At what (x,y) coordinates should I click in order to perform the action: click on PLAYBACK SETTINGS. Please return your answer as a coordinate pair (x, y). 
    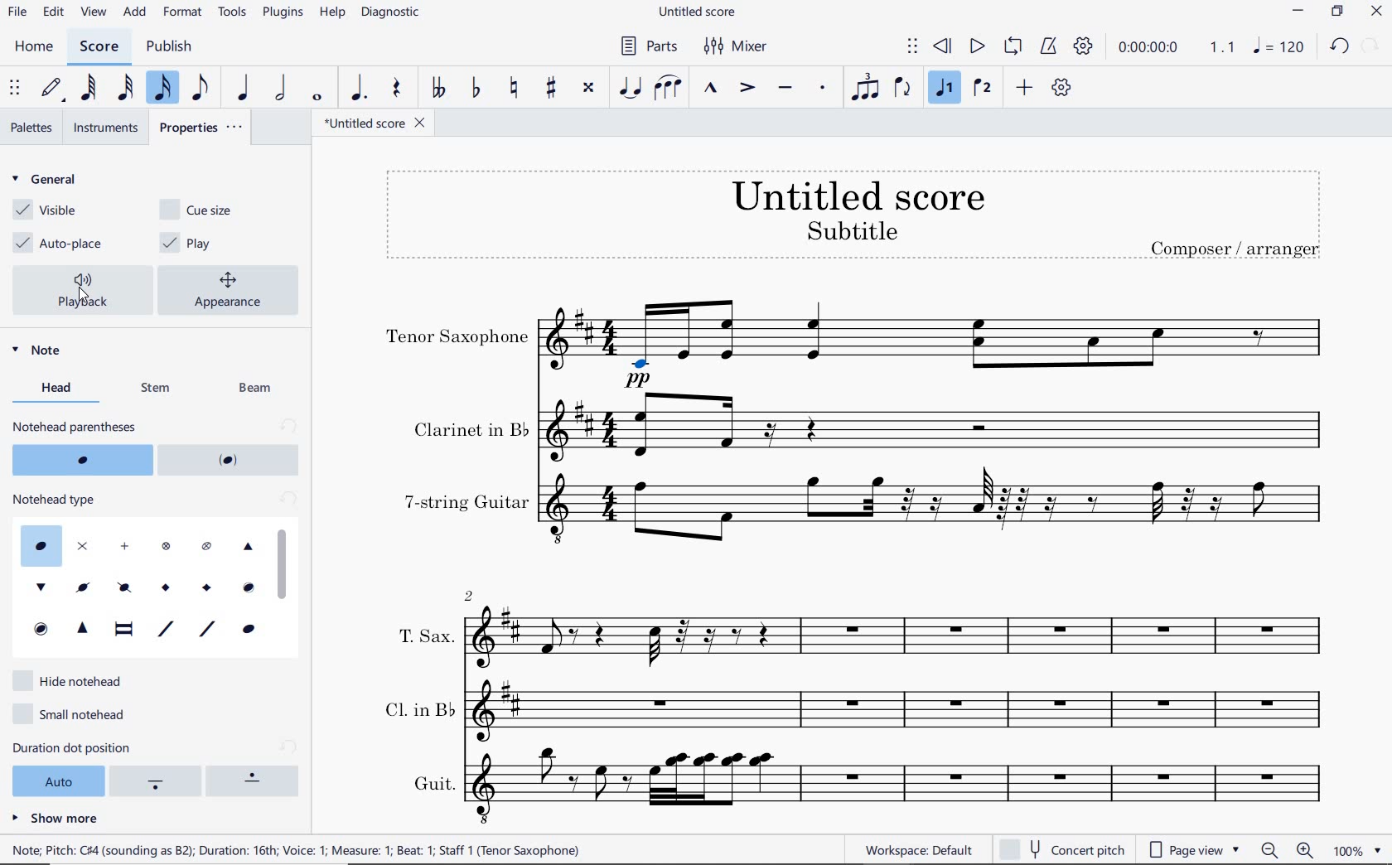
    Looking at the image, I should click on (1085, 46).